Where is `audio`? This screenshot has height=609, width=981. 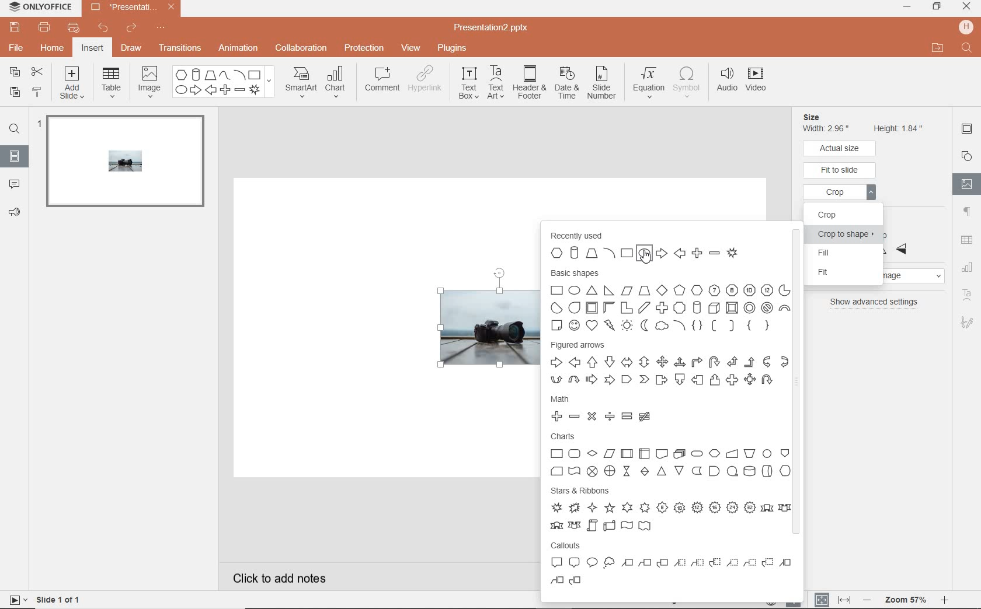
audio is located at coordinates (726, 82).